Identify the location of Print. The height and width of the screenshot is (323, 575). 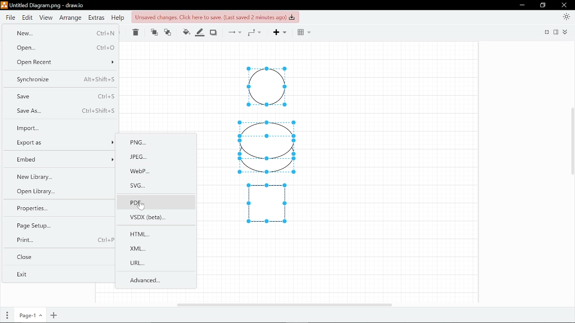
(60, 240).